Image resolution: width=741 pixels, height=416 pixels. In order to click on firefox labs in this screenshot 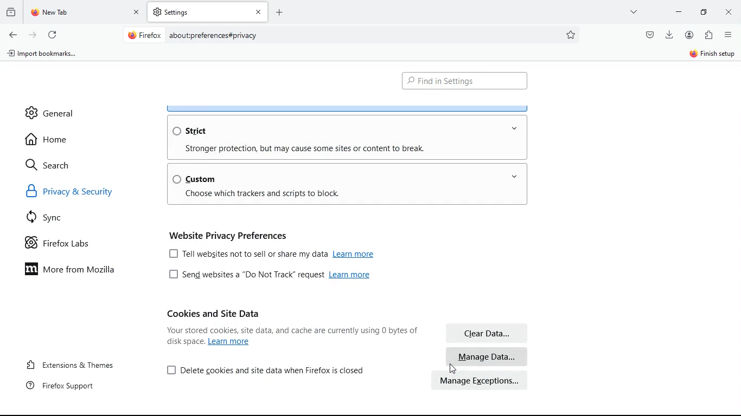, I will do `click(68, 245)`.